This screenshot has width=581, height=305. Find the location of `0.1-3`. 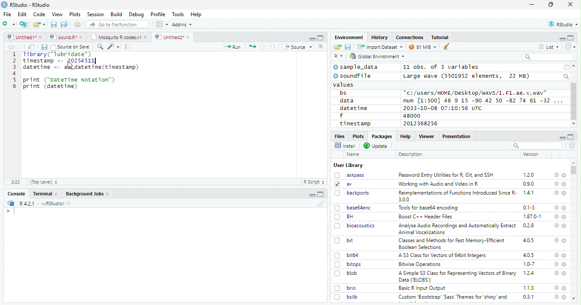

0.1-3 is located at coordinates (530, 207).